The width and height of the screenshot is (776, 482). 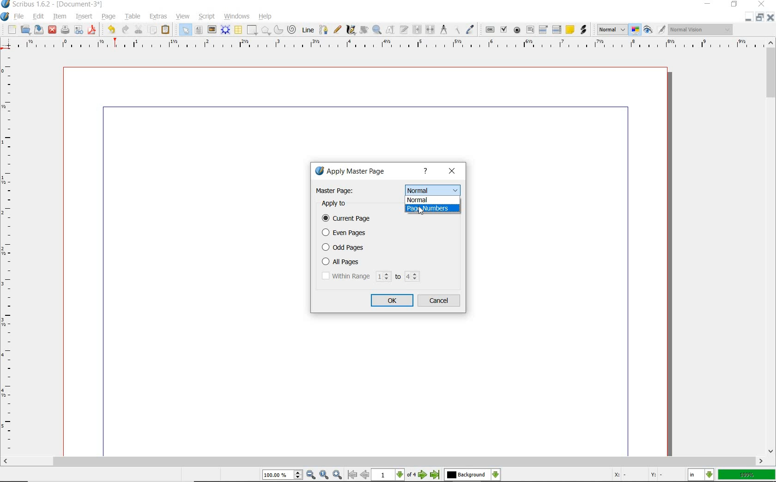 What do you see at coordinates (324, 475) in the screenshot?
I see `Zoom to 100%` at bounding box center [324, 475].